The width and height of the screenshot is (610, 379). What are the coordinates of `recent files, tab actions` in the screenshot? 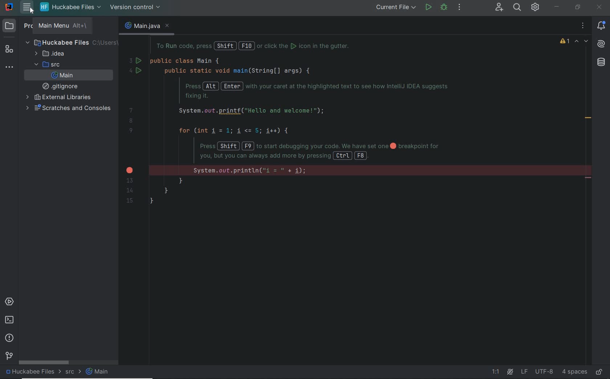 It's located at (583, 27).